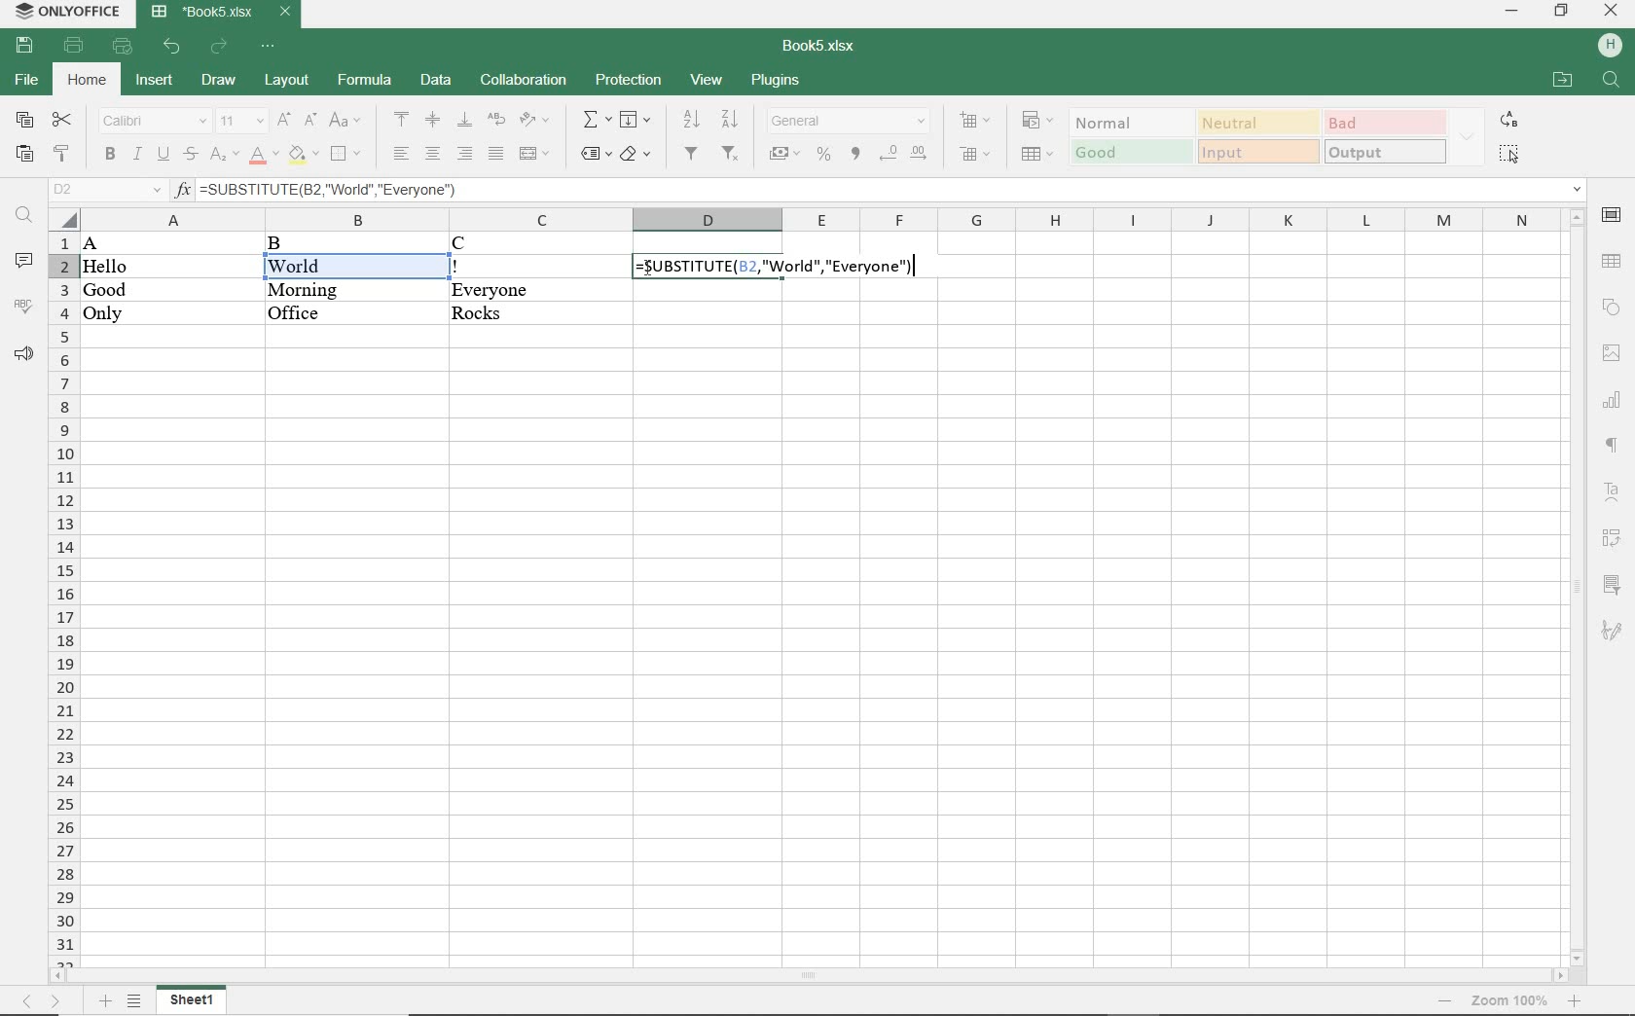 This screenshot has width=1635, height=1016. What do you see at coordinates (1383, 123) in the screenshot?
I see `bad` at bounding box center [1383, 123].